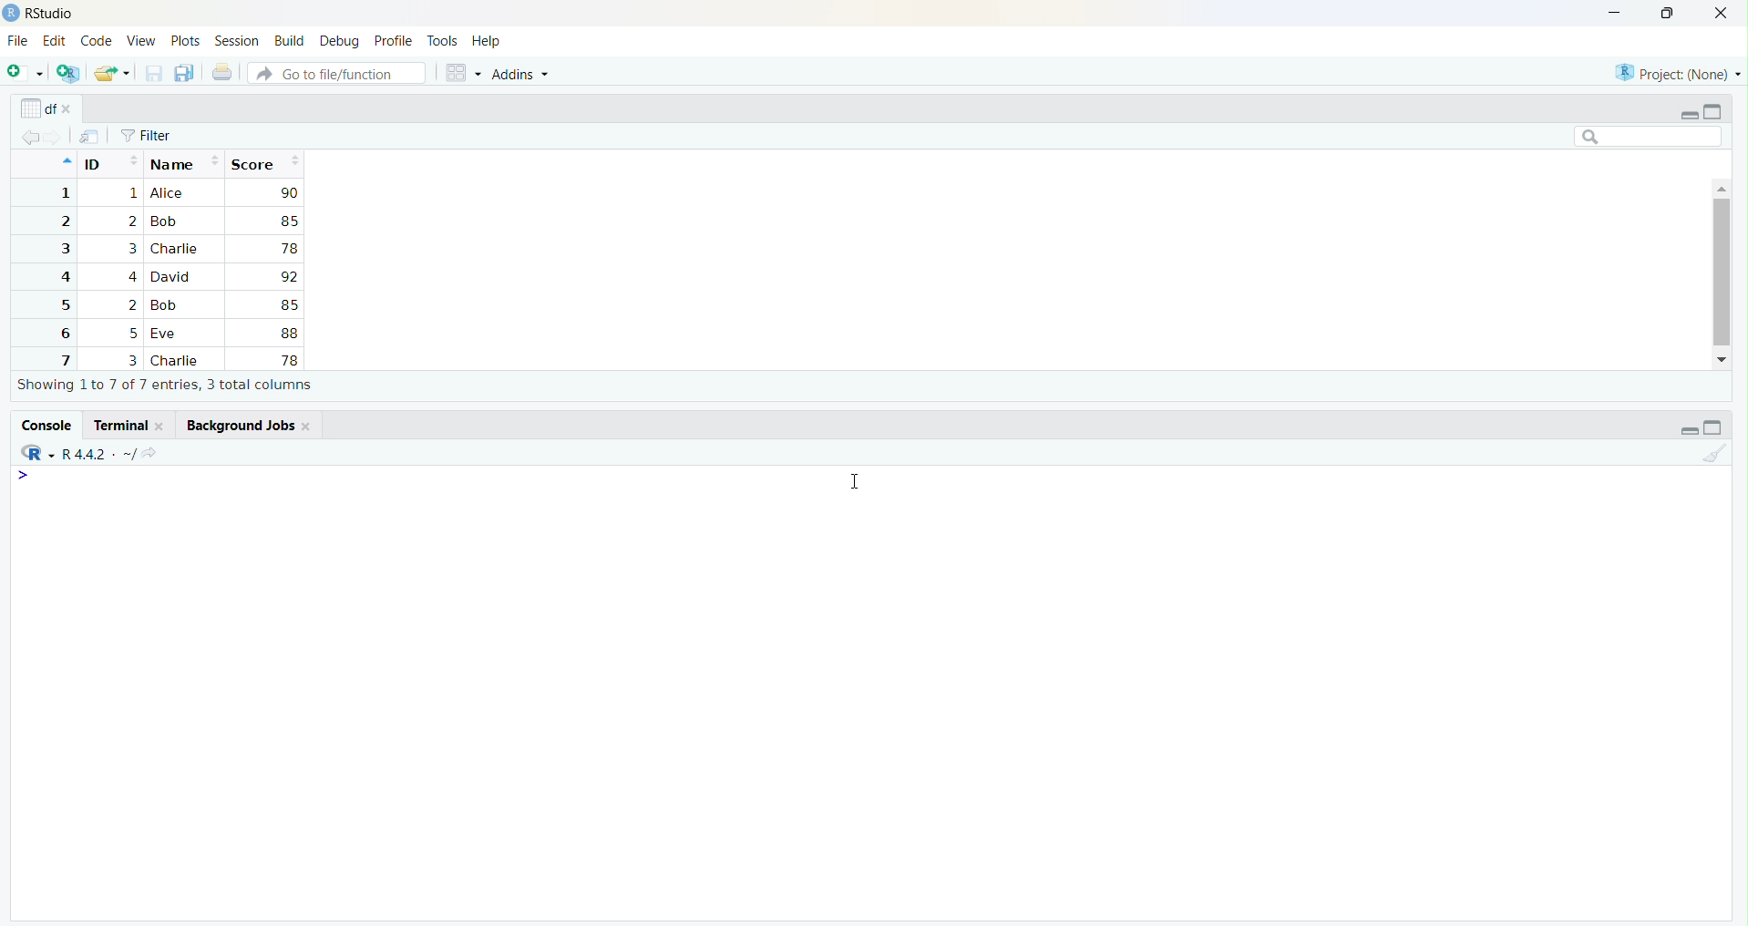 This screenshot has height=926, width=1748. I want to click on RStudio, so click(51, 14).